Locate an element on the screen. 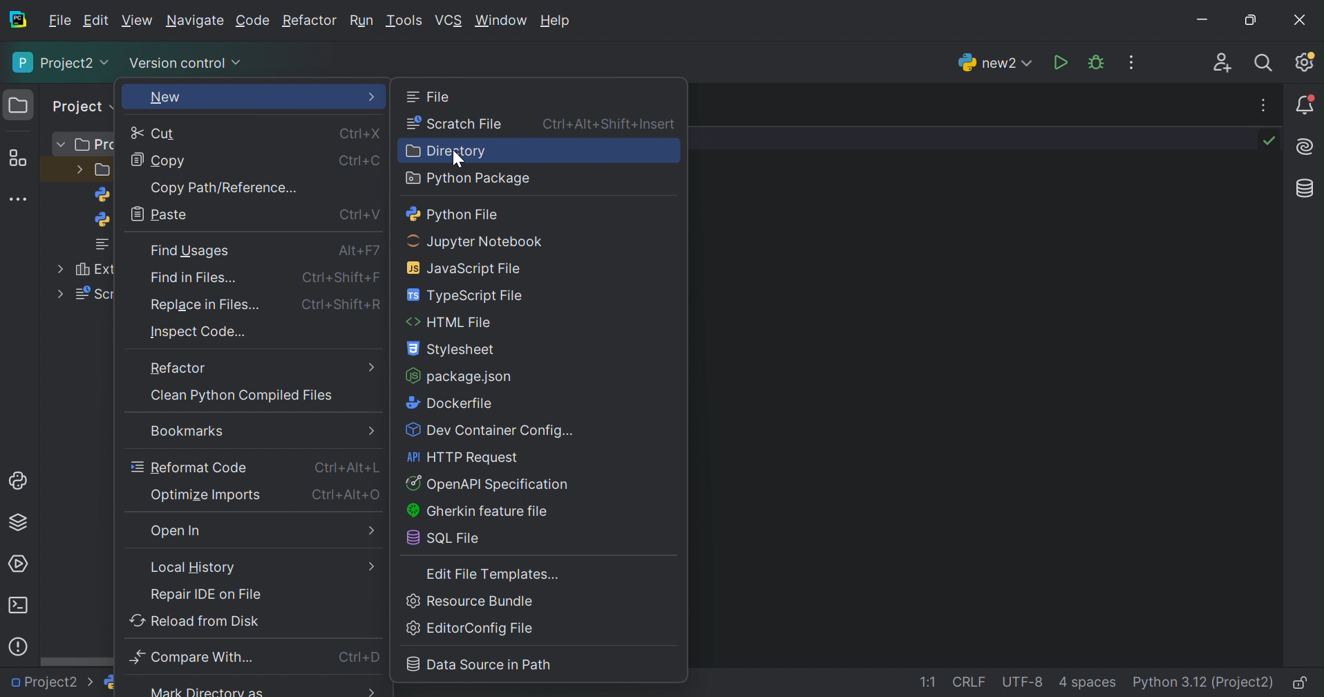 The image size is (1324, 697). Copy path/reference is located at coordinates (222, 187).